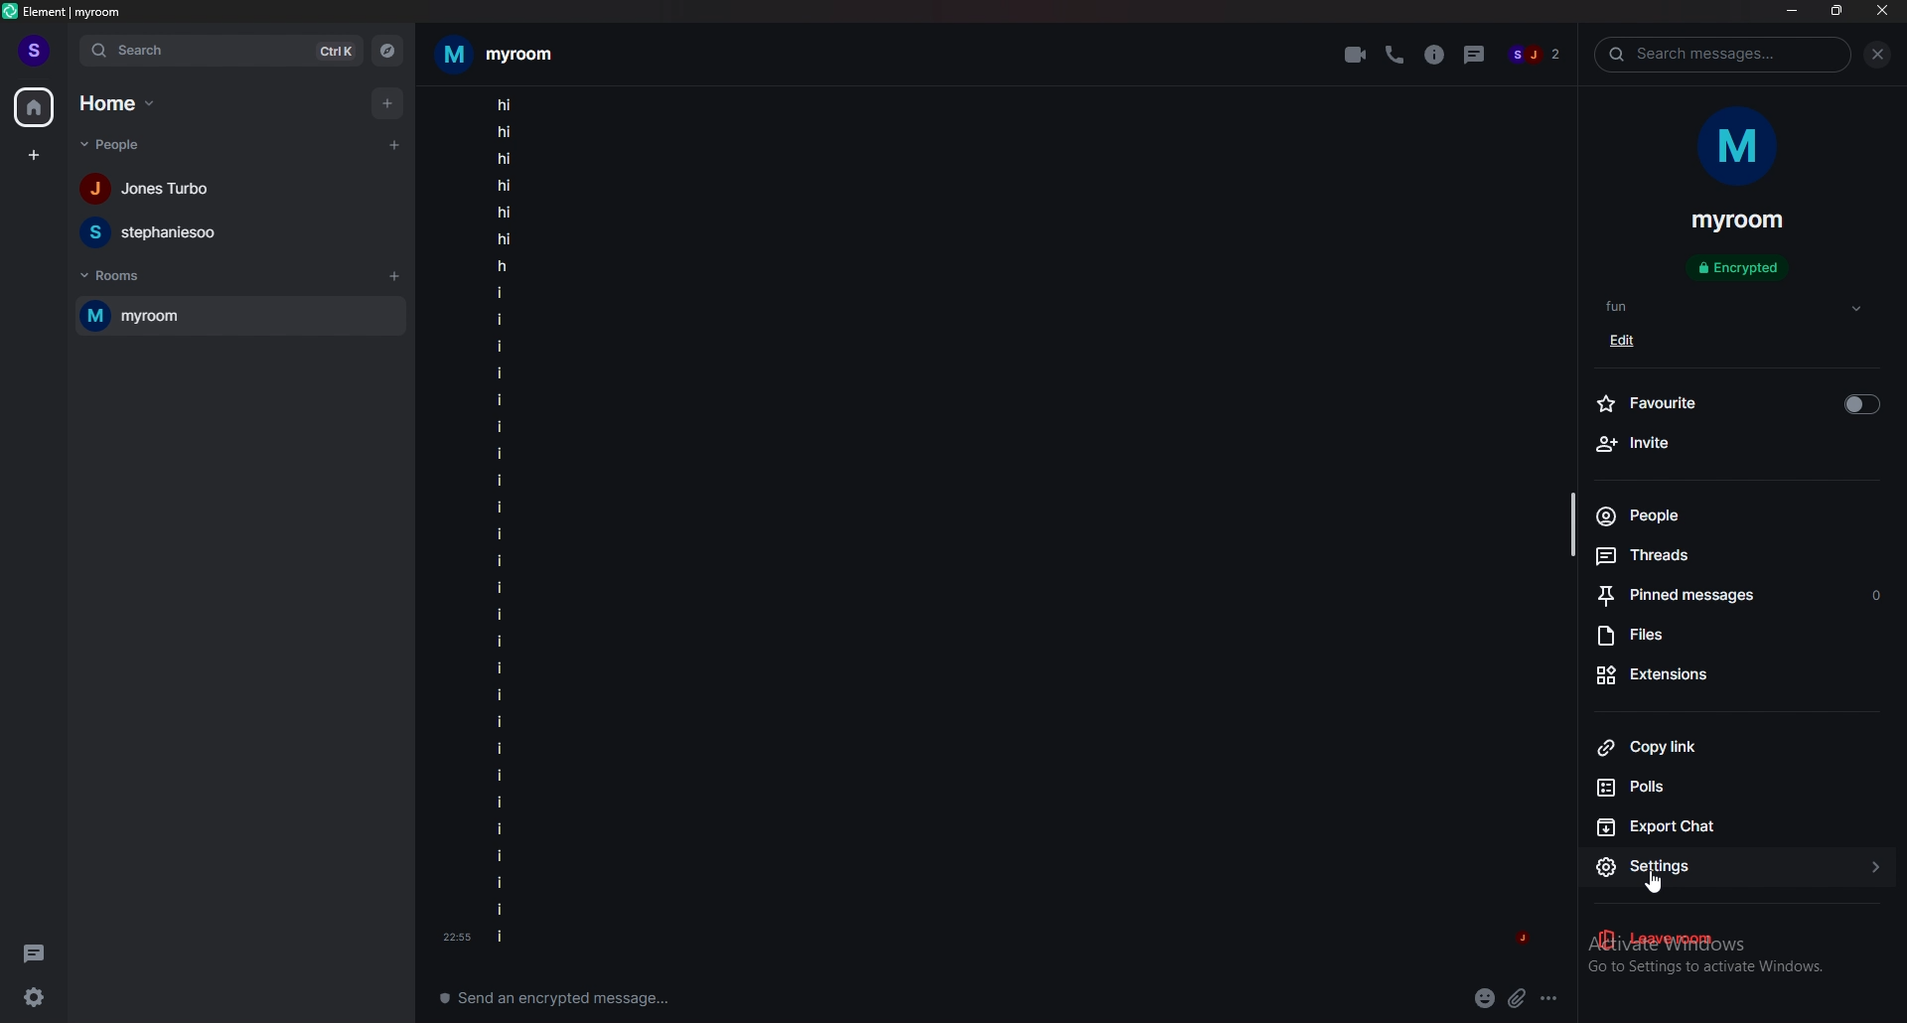 This screenshot has width=1907, height=1023. What do you see at coordinates (564, 995) in the screenshot?
I see `message box` at bounding box center [564, 995].